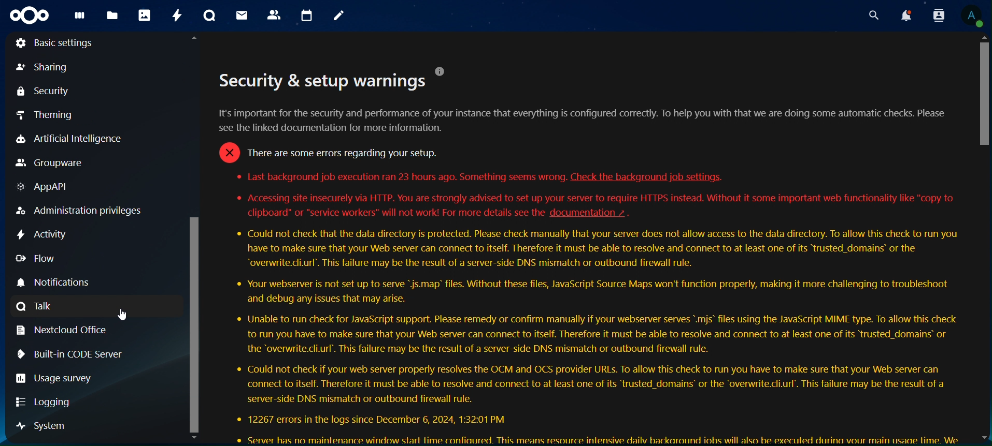  What do you see at coordinates (80, 210) in the screenshot?
I see `Administration privileges` at bounding box center [80, 210].